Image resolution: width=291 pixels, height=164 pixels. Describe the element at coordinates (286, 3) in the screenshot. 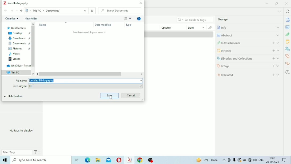

I see `Close` at that location.